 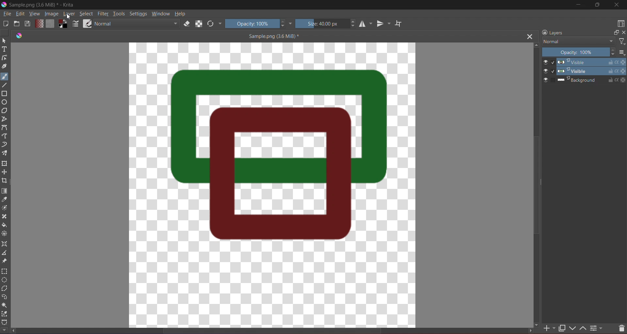 What do you see at coordinates (5, 50) in the screenshot?
I see `Text` at bounding box center [5, 50].